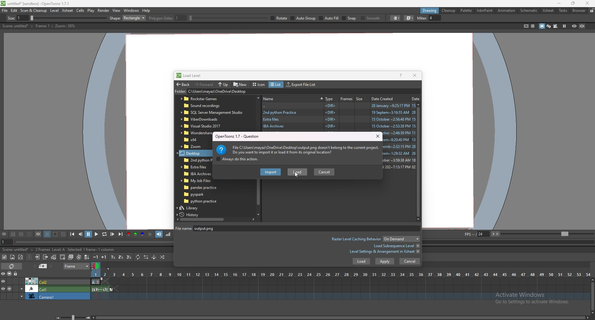 The height and width of the screenshot is (320, 595). What do you see at coordinates (21, 257) in the screenshot?
I see `new vector level` at bounding box center [21, 257].